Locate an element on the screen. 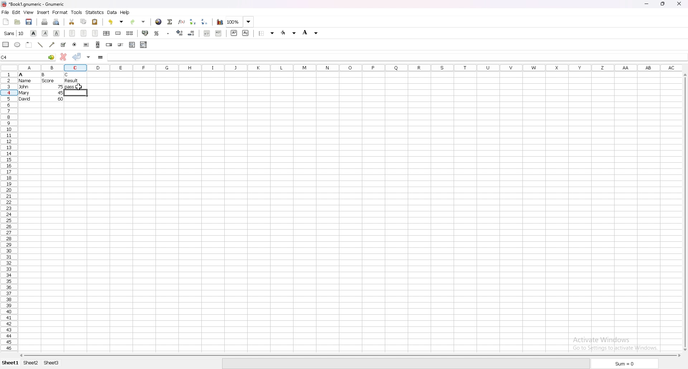  center align is located at coordinates (83, 33).